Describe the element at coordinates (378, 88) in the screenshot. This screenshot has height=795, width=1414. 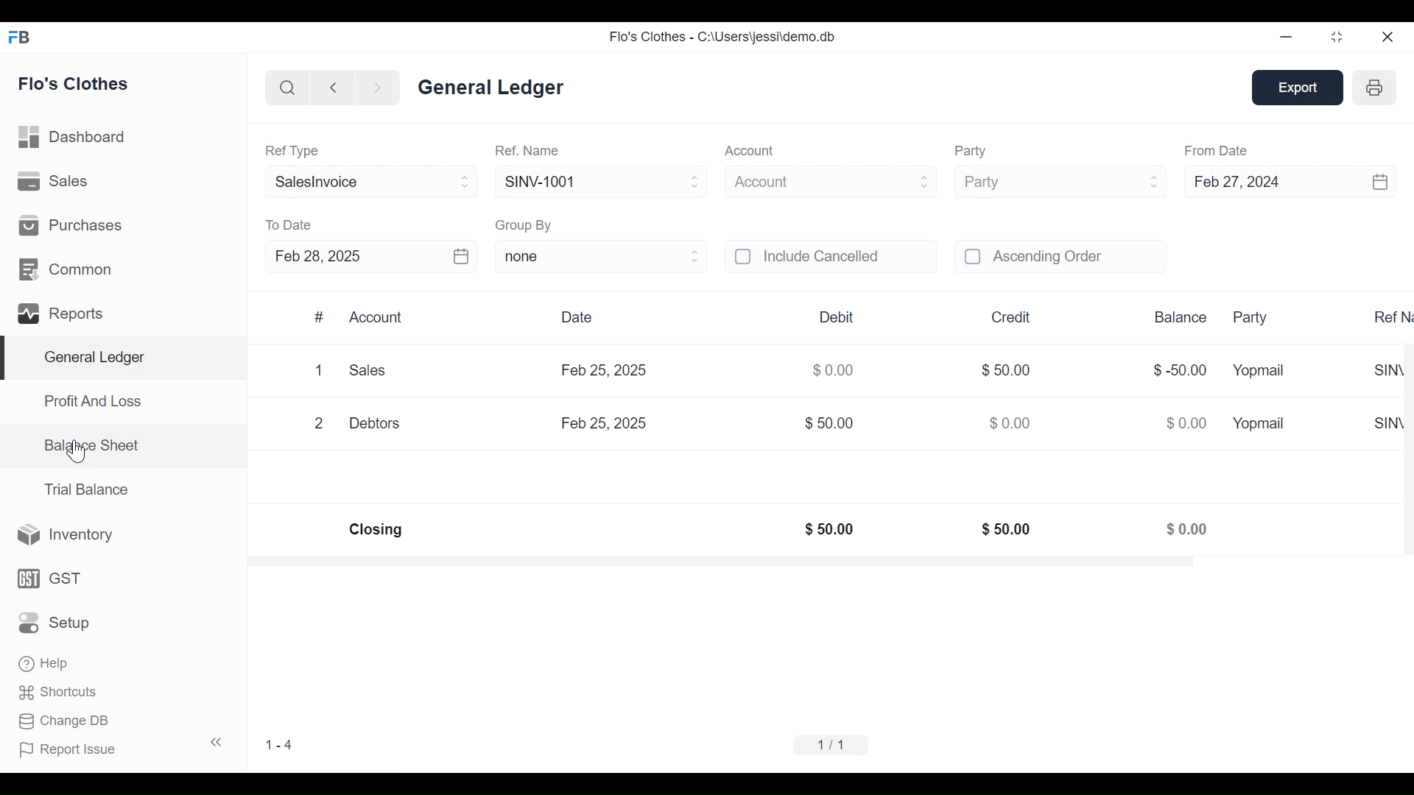
I see `forward` at that location.